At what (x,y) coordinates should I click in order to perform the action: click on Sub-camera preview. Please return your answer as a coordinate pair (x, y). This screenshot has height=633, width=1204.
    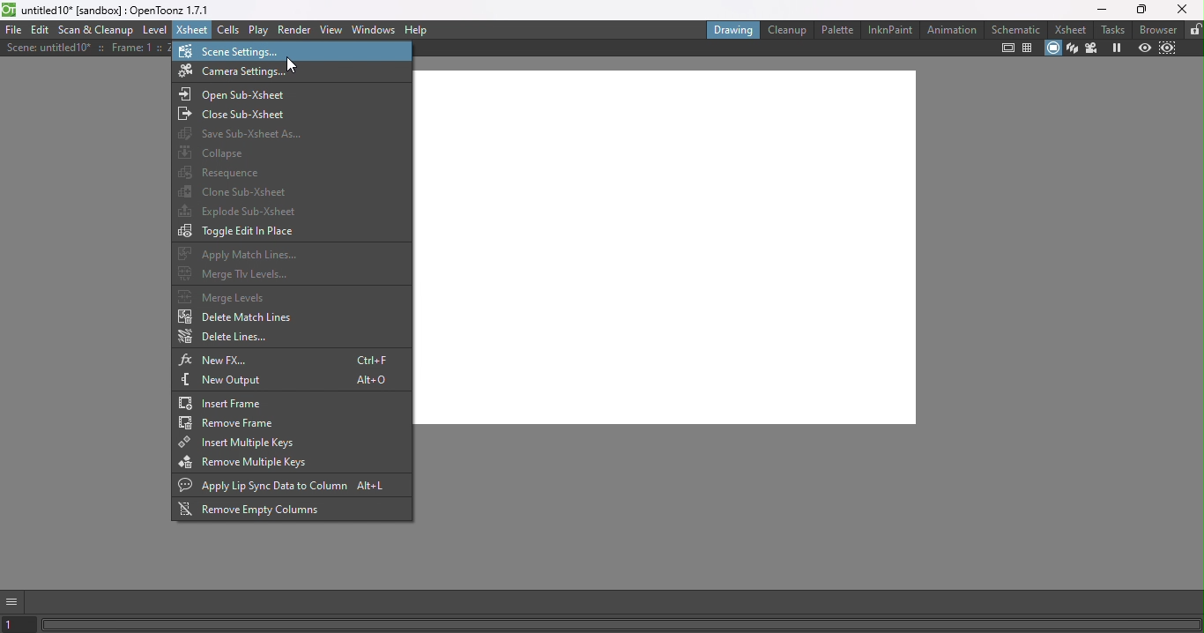
    Looking at the image, I should click on (1169, 47).